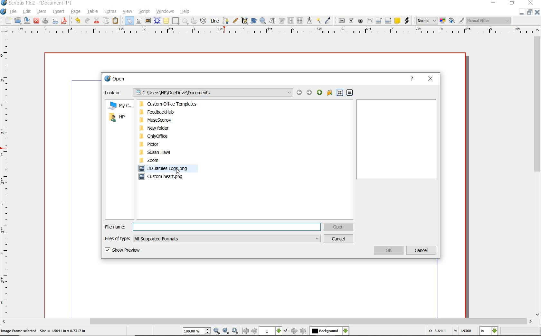  Describe the element at coordinates (166, 172) in the screenshot. I see `pc image files` at that location.